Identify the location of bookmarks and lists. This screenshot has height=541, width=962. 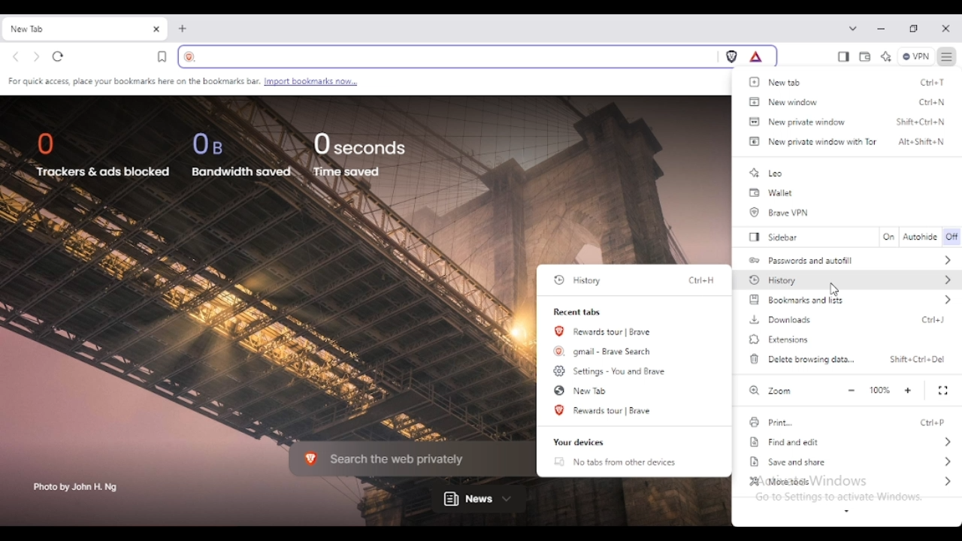
(851, 300).